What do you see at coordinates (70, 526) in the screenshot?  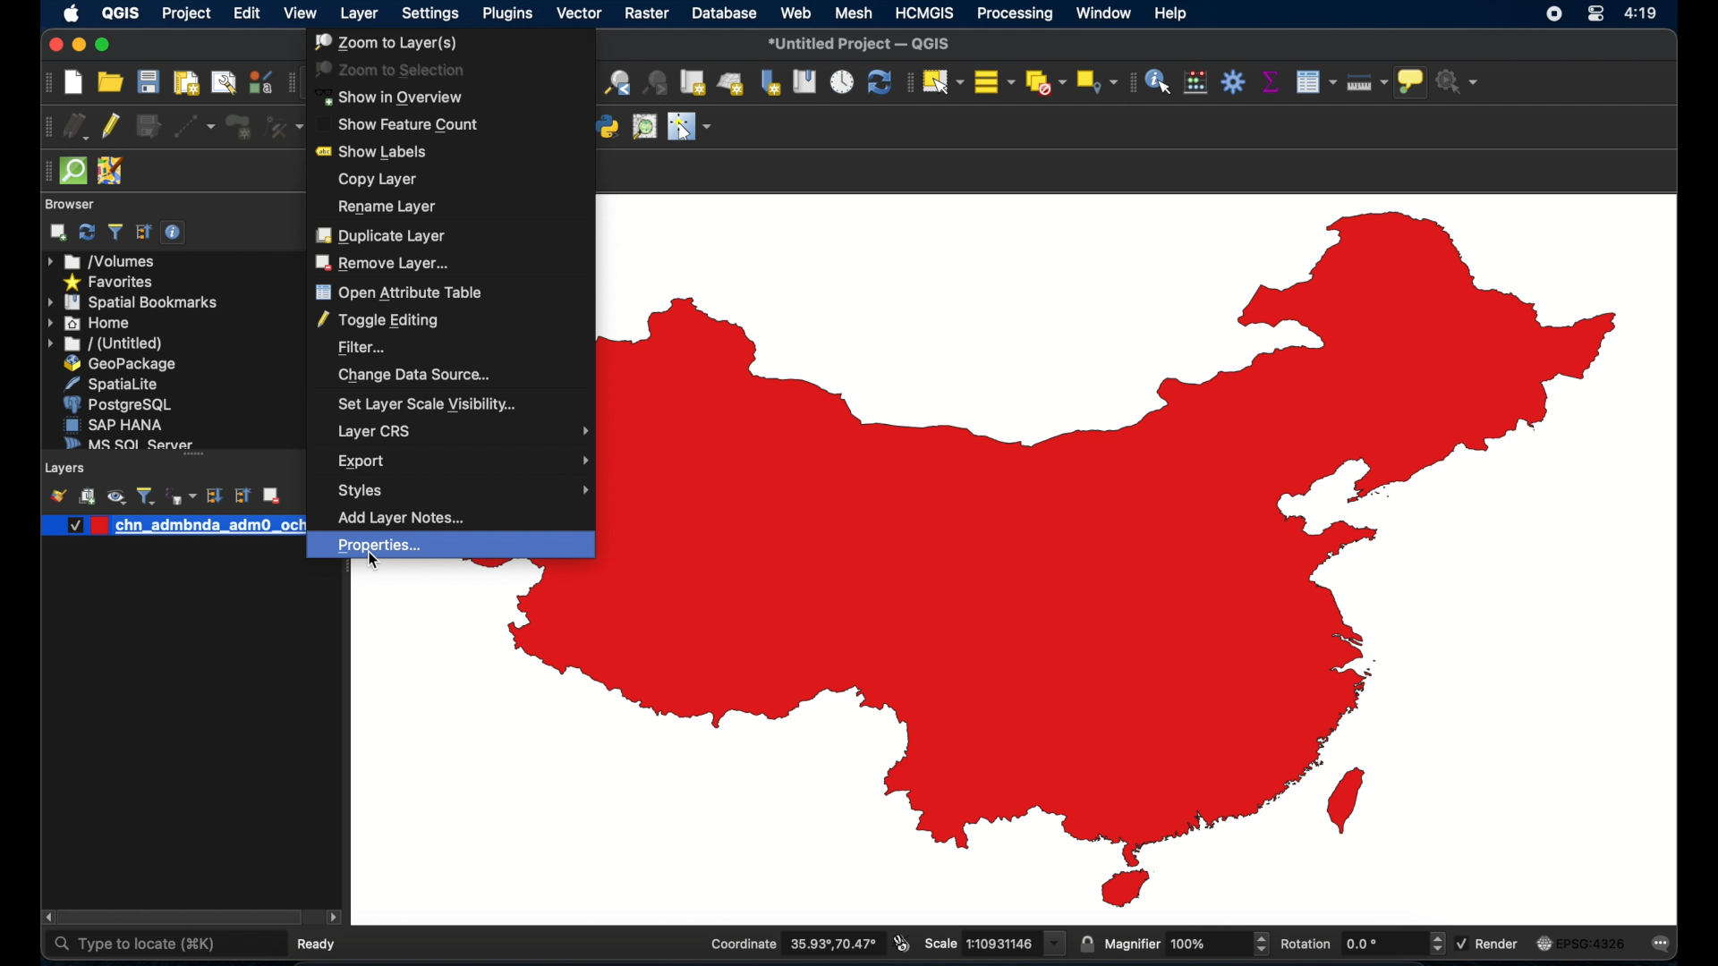 I see `Checkbox` at bounding box center [70, 526].